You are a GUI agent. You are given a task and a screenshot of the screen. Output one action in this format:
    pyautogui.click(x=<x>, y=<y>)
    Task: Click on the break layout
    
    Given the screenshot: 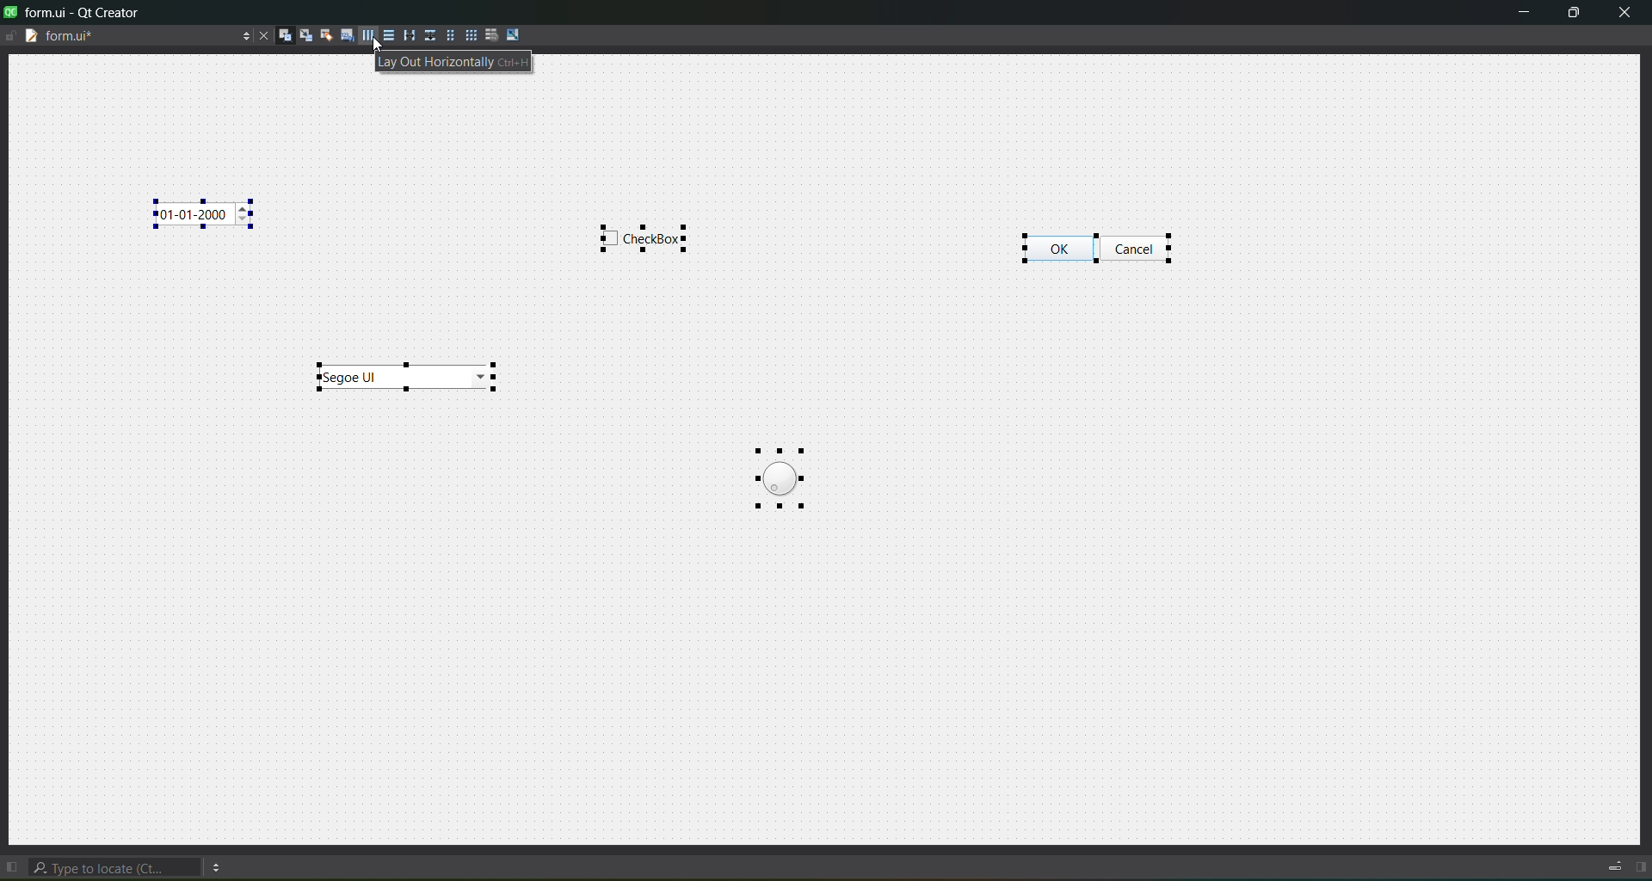 What is the action you would take?
    pyautogui.click(x=488, y=35)
    